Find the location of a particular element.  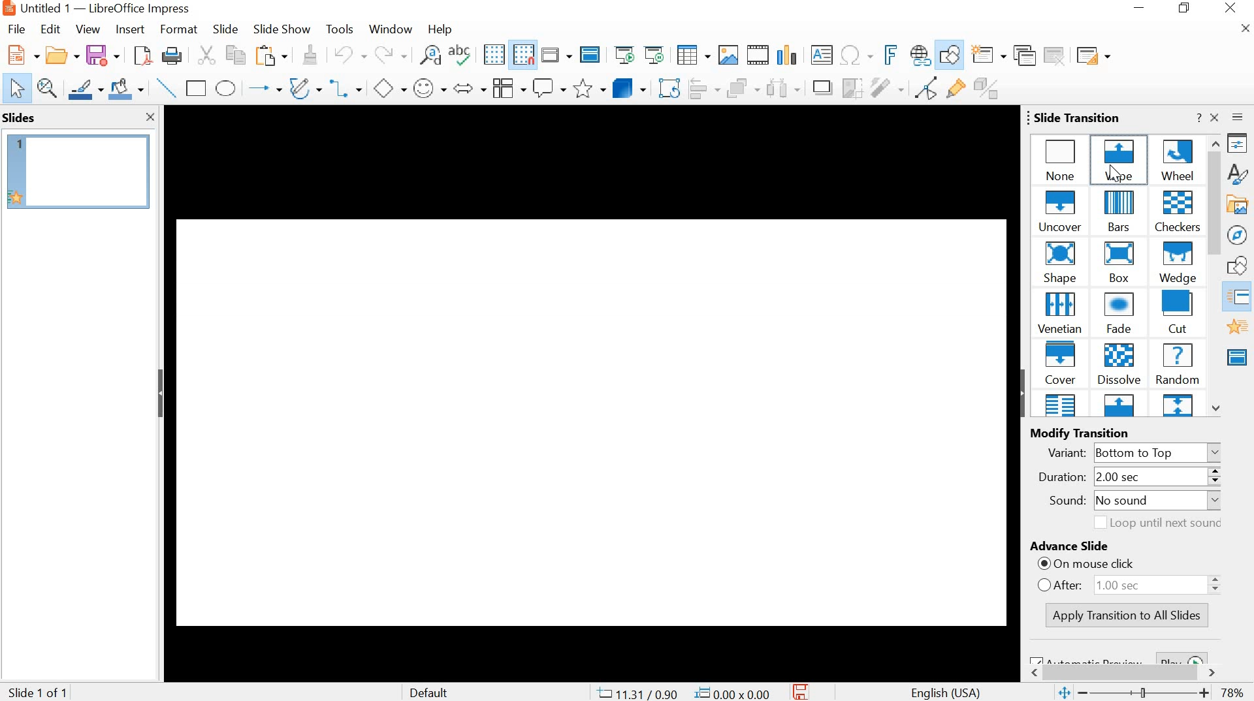

UNCOVER is located at coordinates (1063, 212).